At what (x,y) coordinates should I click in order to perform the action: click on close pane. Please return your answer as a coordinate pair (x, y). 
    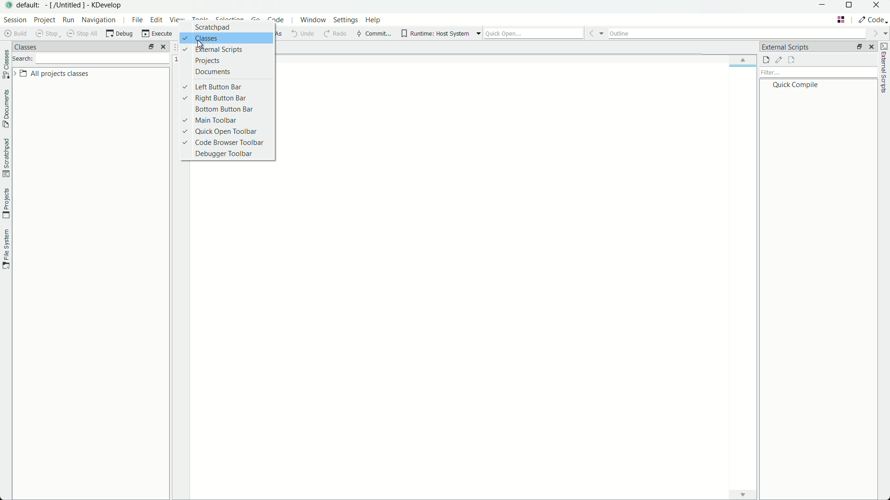
    Looking at the image, I should click on (872, 47).